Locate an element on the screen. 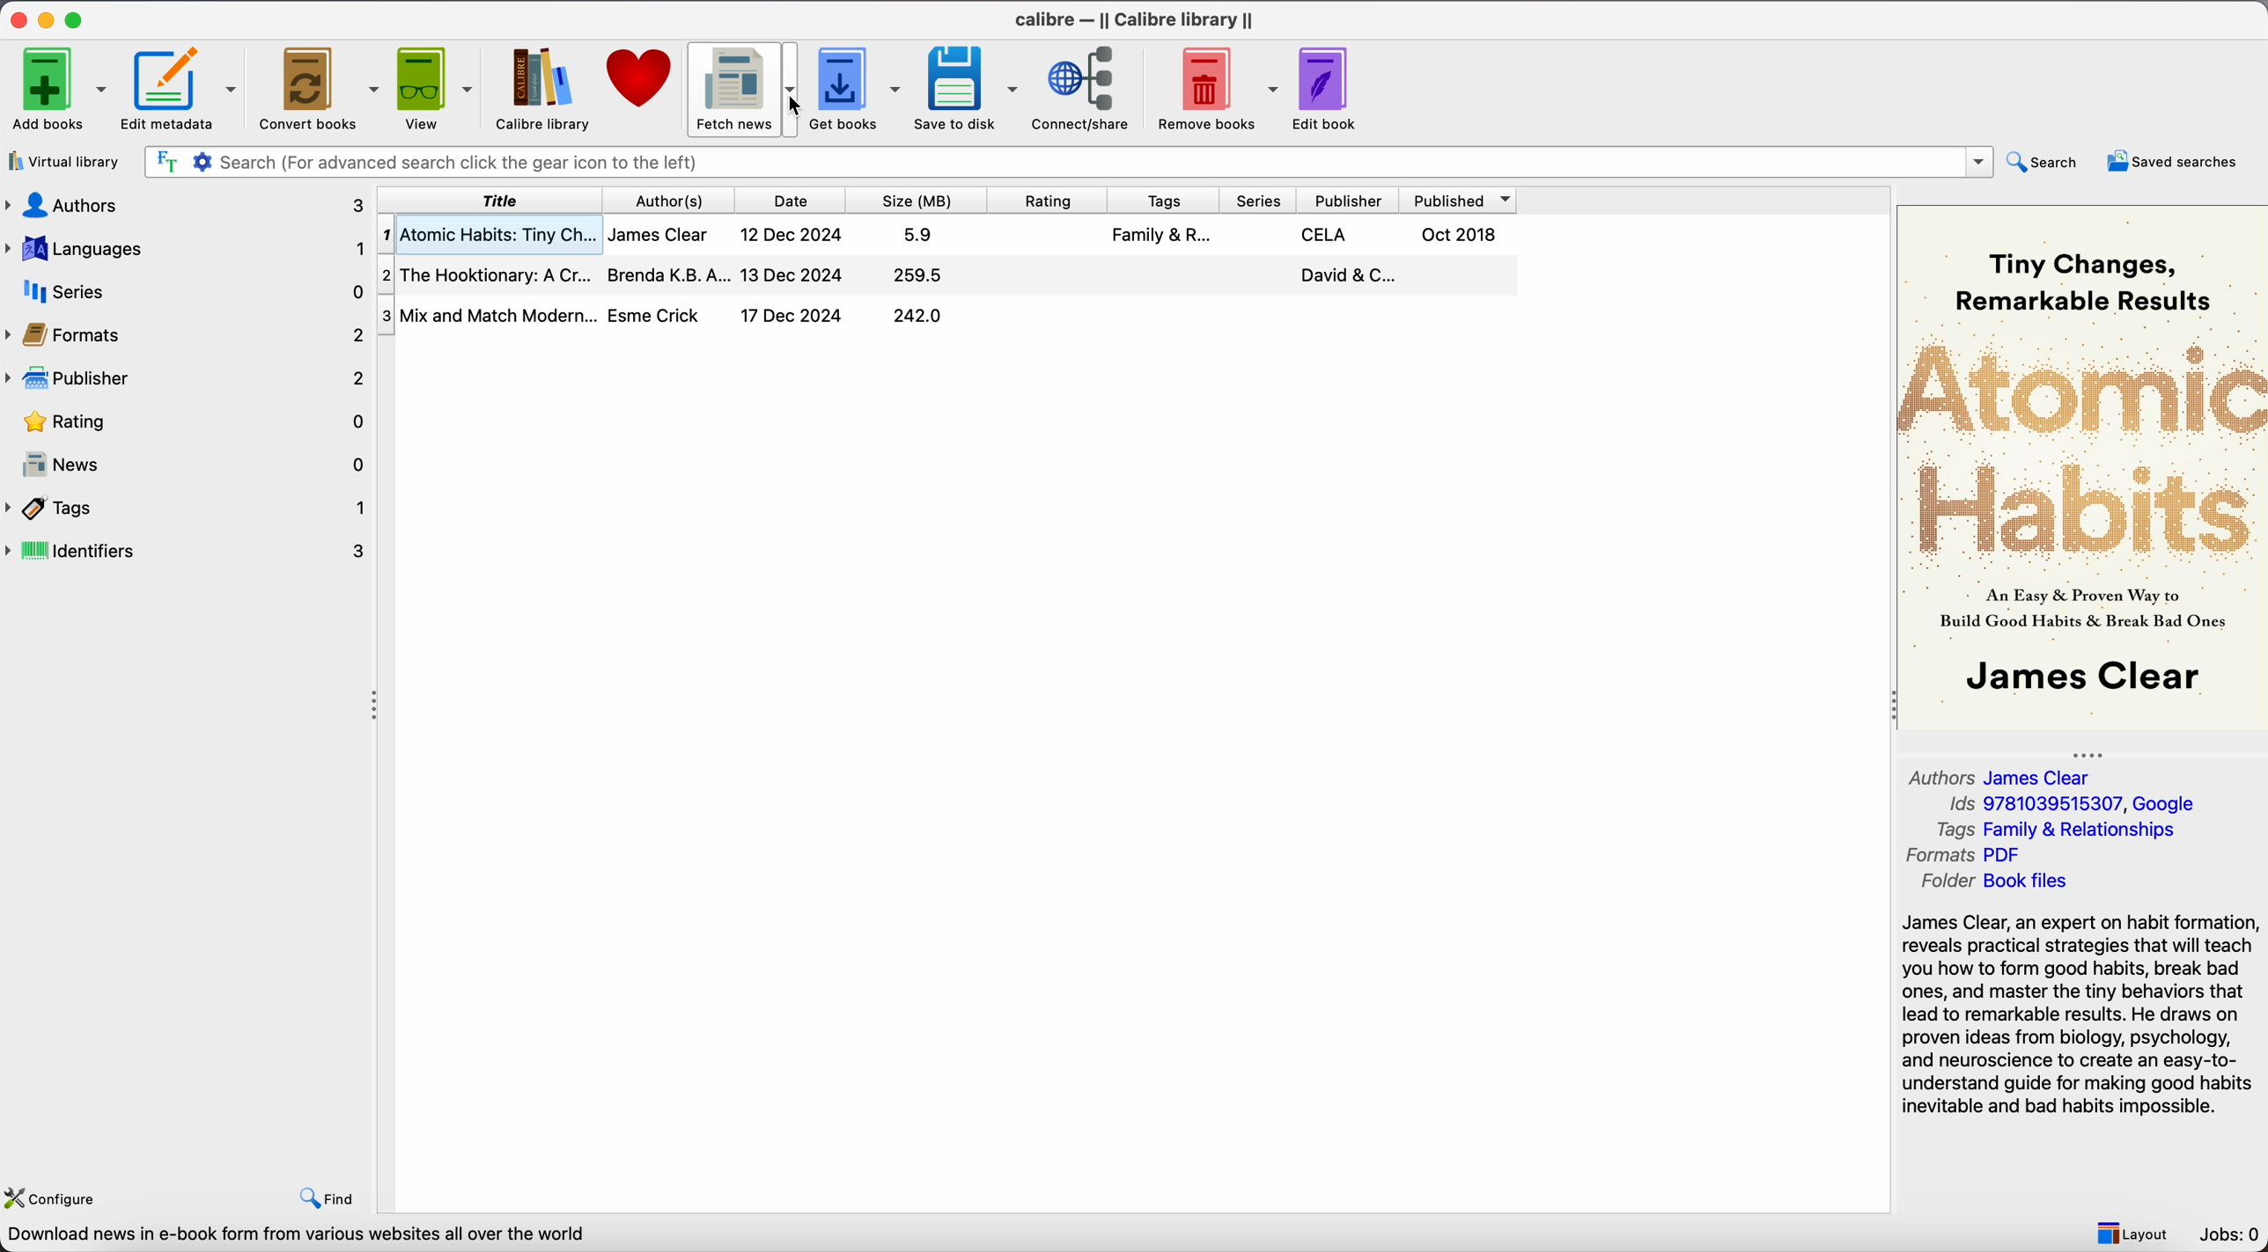 Image resolution: width=2268 pixels, height=1252 pixels. Authors James Clear is located at coordinates (2003, 775).